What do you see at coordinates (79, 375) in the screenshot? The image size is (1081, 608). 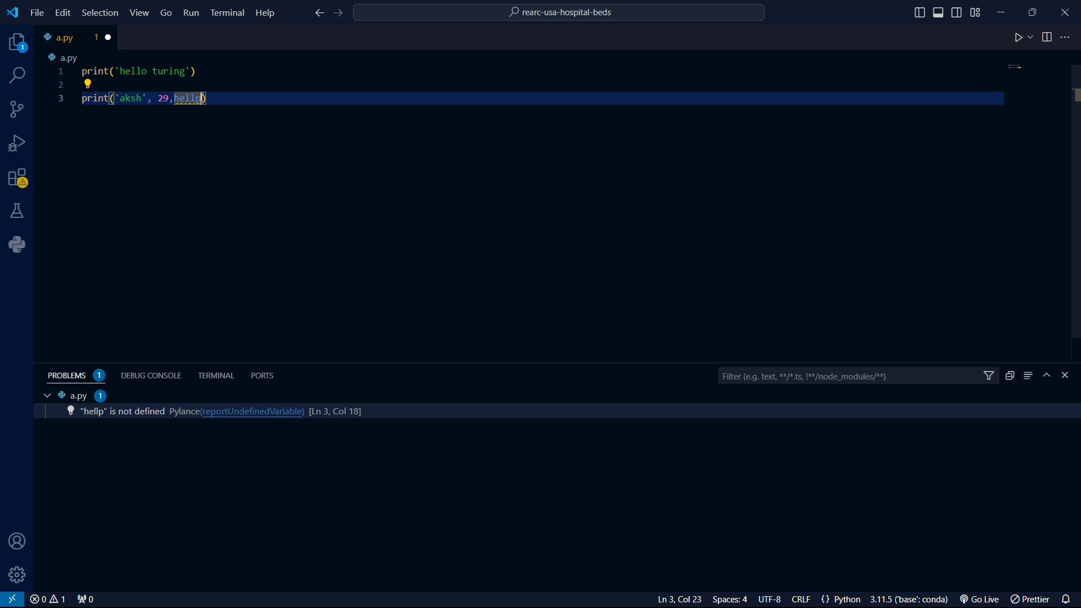 I see `problems 2` at bounding box center [79, 375].